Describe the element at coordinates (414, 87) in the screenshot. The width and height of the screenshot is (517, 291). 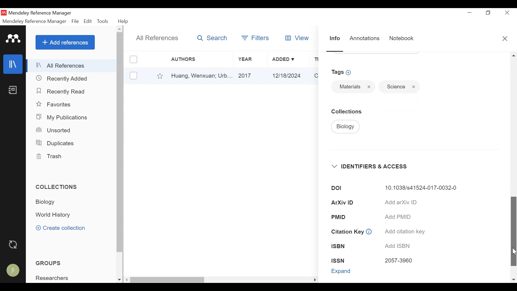
I see `Close` at that location.